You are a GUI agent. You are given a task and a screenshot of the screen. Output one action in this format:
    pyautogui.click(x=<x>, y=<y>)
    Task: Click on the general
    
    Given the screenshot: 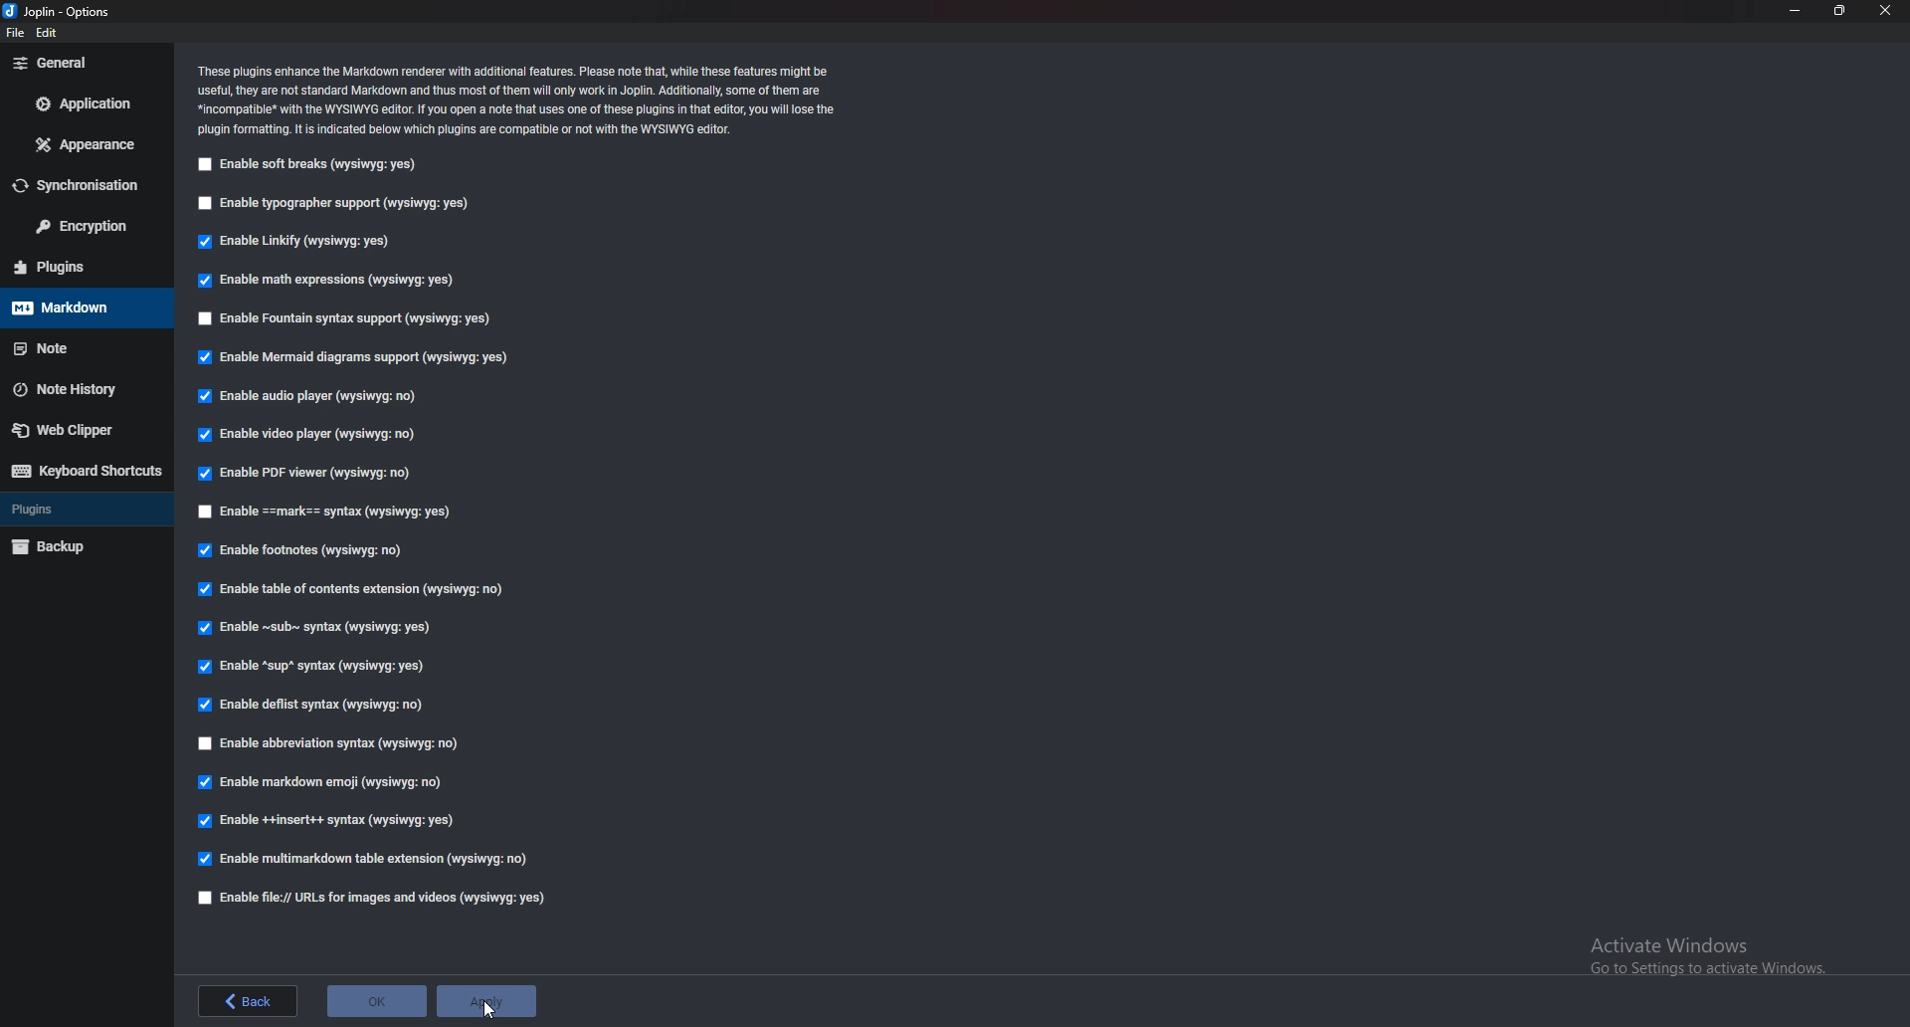 What is the action you would take?
    pyautogui.click(x=80, y=65)
    